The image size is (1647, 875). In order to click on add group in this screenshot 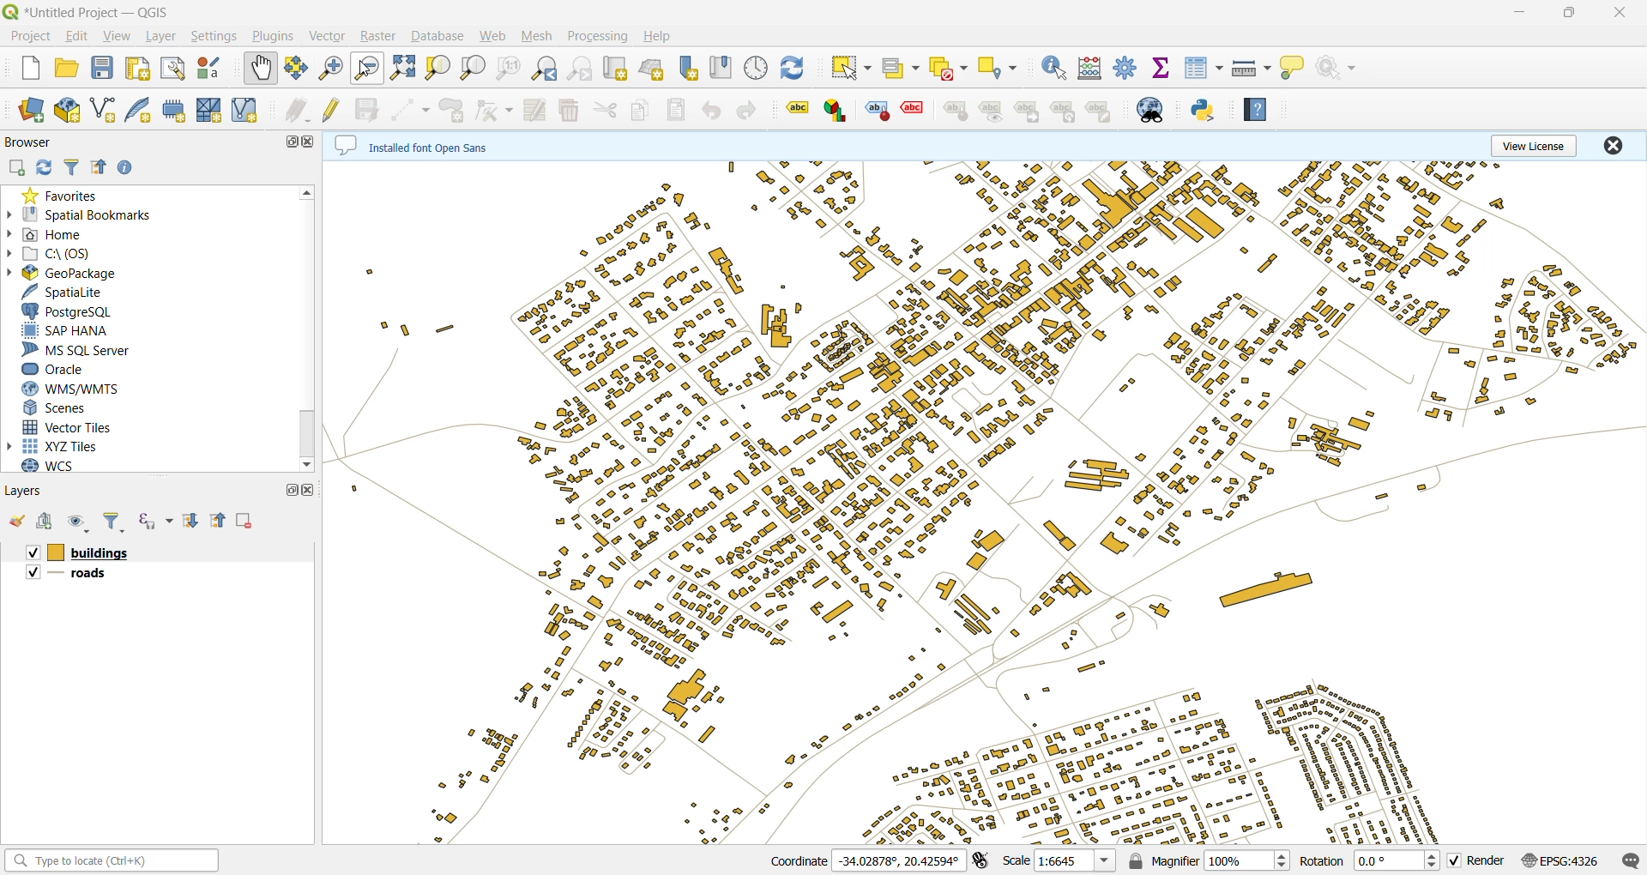, I will do `click(46, 521)`.